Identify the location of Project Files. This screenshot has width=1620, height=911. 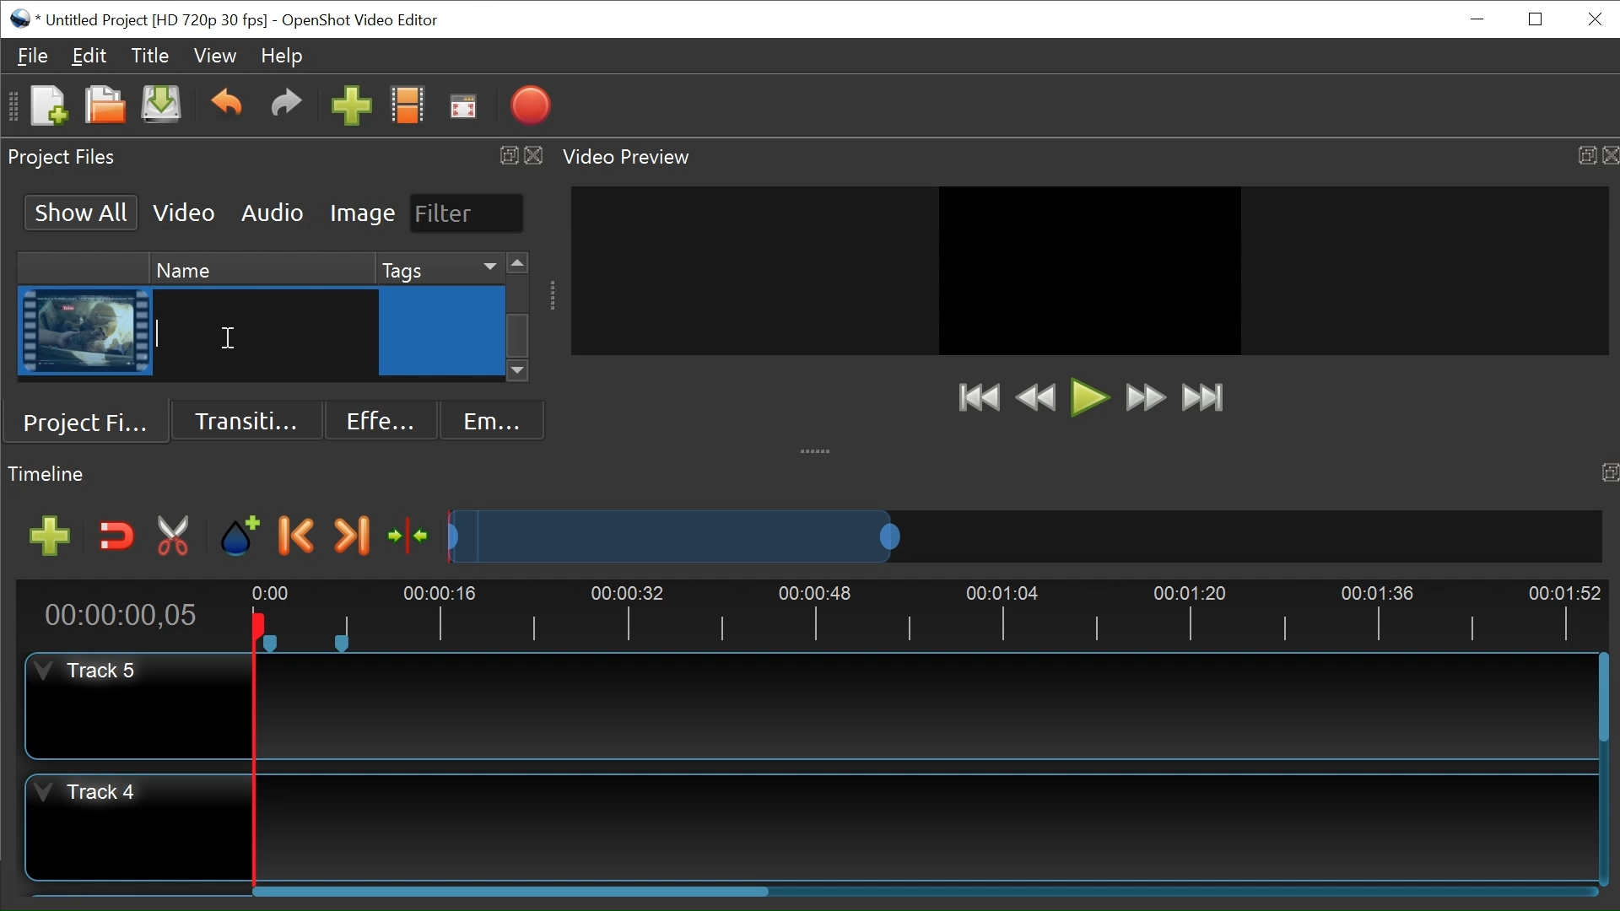
(93, 419).